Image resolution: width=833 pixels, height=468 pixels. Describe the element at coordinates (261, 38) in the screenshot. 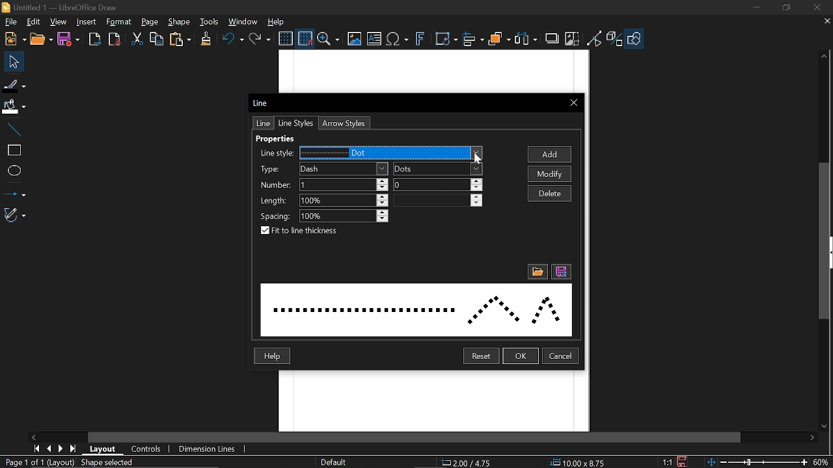

I see `Redo` at that location.